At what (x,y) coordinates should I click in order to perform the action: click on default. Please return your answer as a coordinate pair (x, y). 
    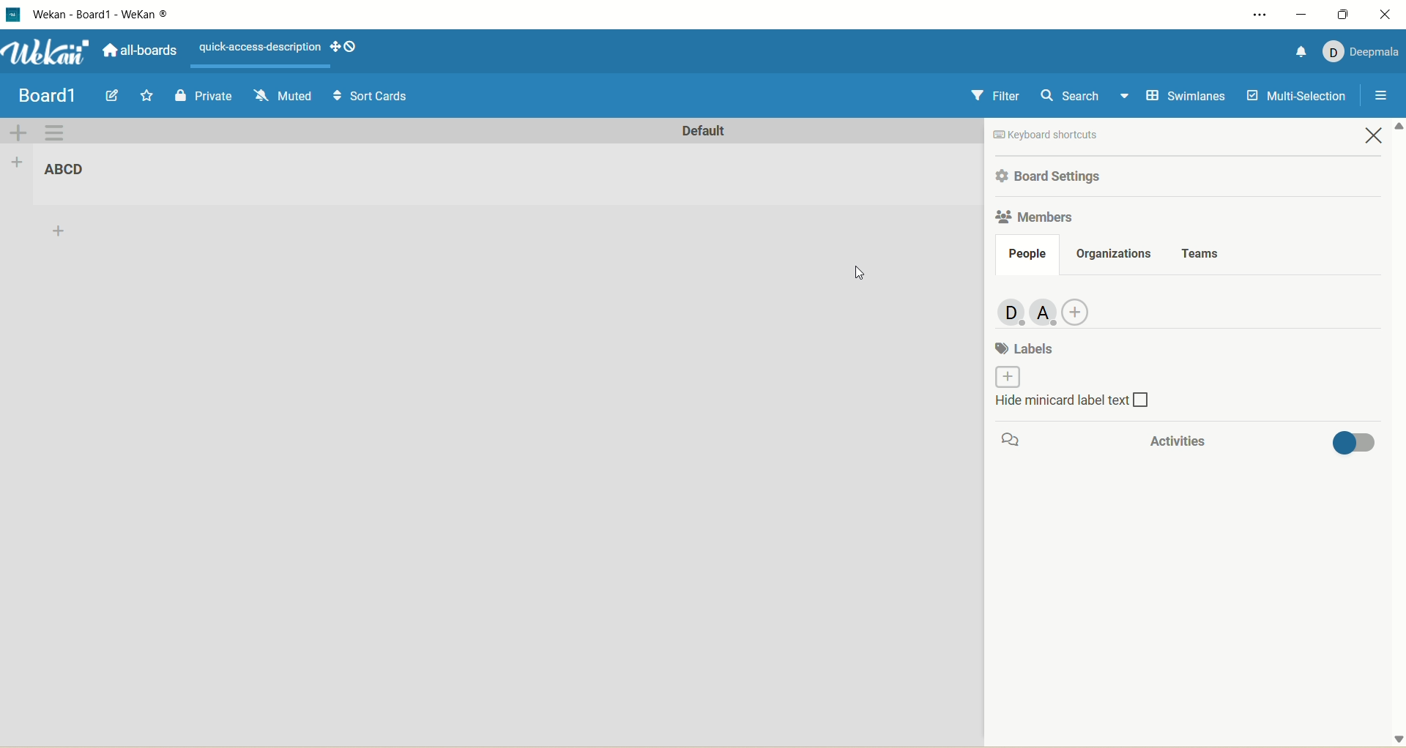
    Looking at the image, I should click on (702, 133).